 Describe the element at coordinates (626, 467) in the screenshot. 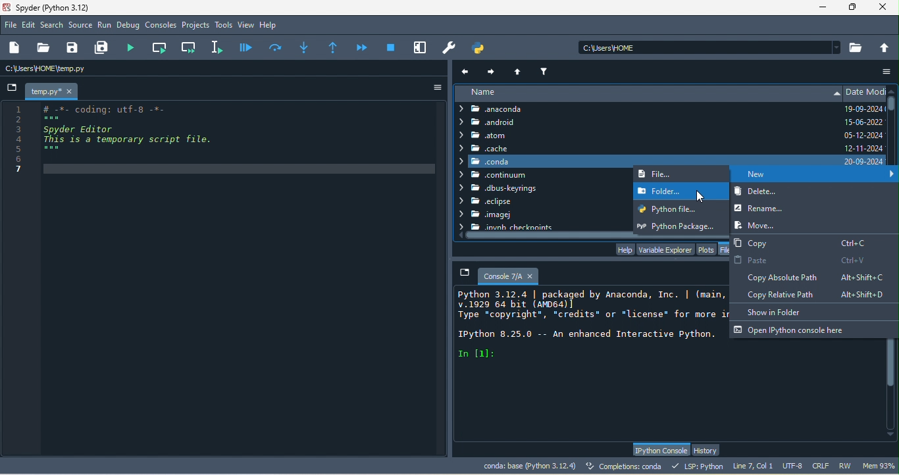

I see `completions conda` at that location.